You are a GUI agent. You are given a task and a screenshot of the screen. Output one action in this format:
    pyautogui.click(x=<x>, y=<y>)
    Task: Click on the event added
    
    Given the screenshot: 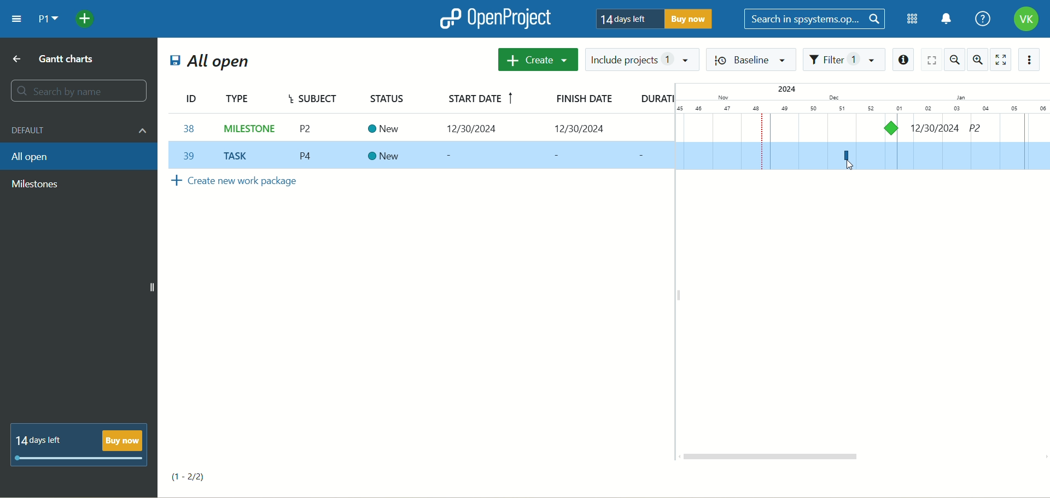 What is the action you would take?
    pyautogui.click(x=845, y=156)
    